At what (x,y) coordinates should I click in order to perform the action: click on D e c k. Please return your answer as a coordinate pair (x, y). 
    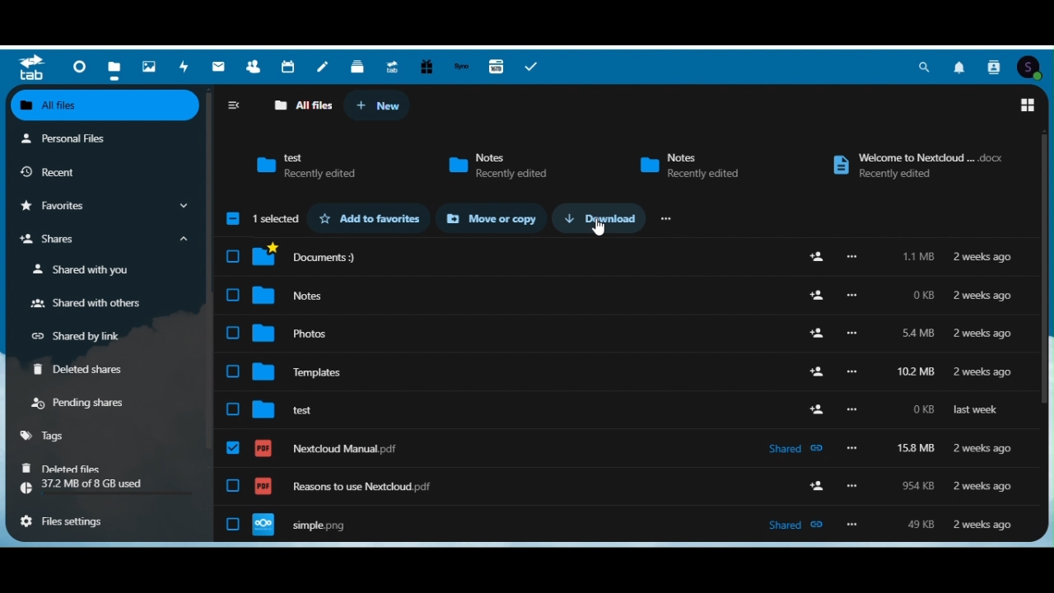
    Looking at the image, I should click on (357, 65).